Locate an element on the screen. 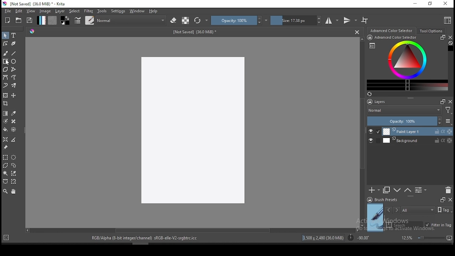 This screenshot has height=256, width=455. set eraser mode is located at coordinates (174, 21).